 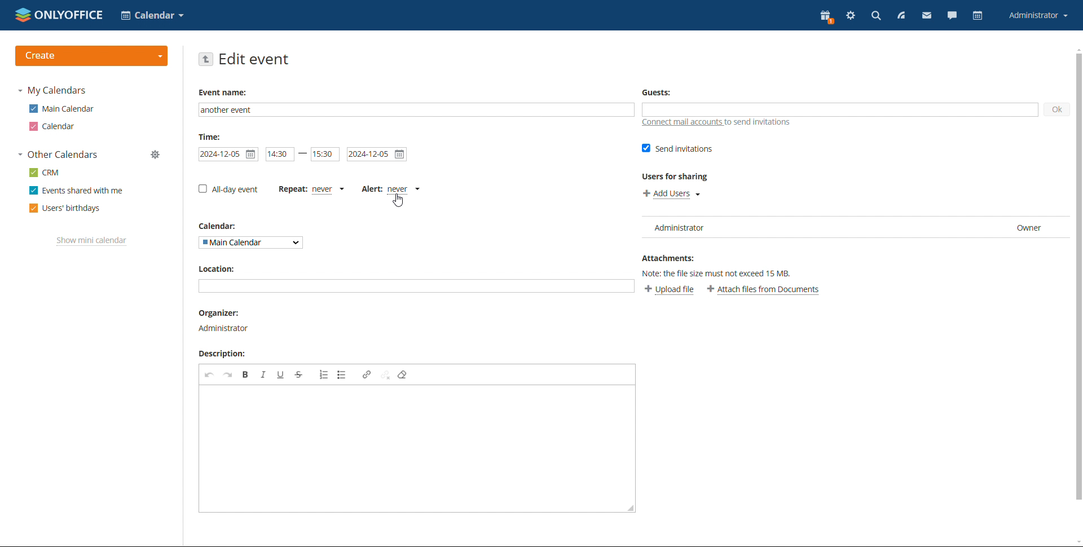 I want to click on undo, so click(x=210, y=375).